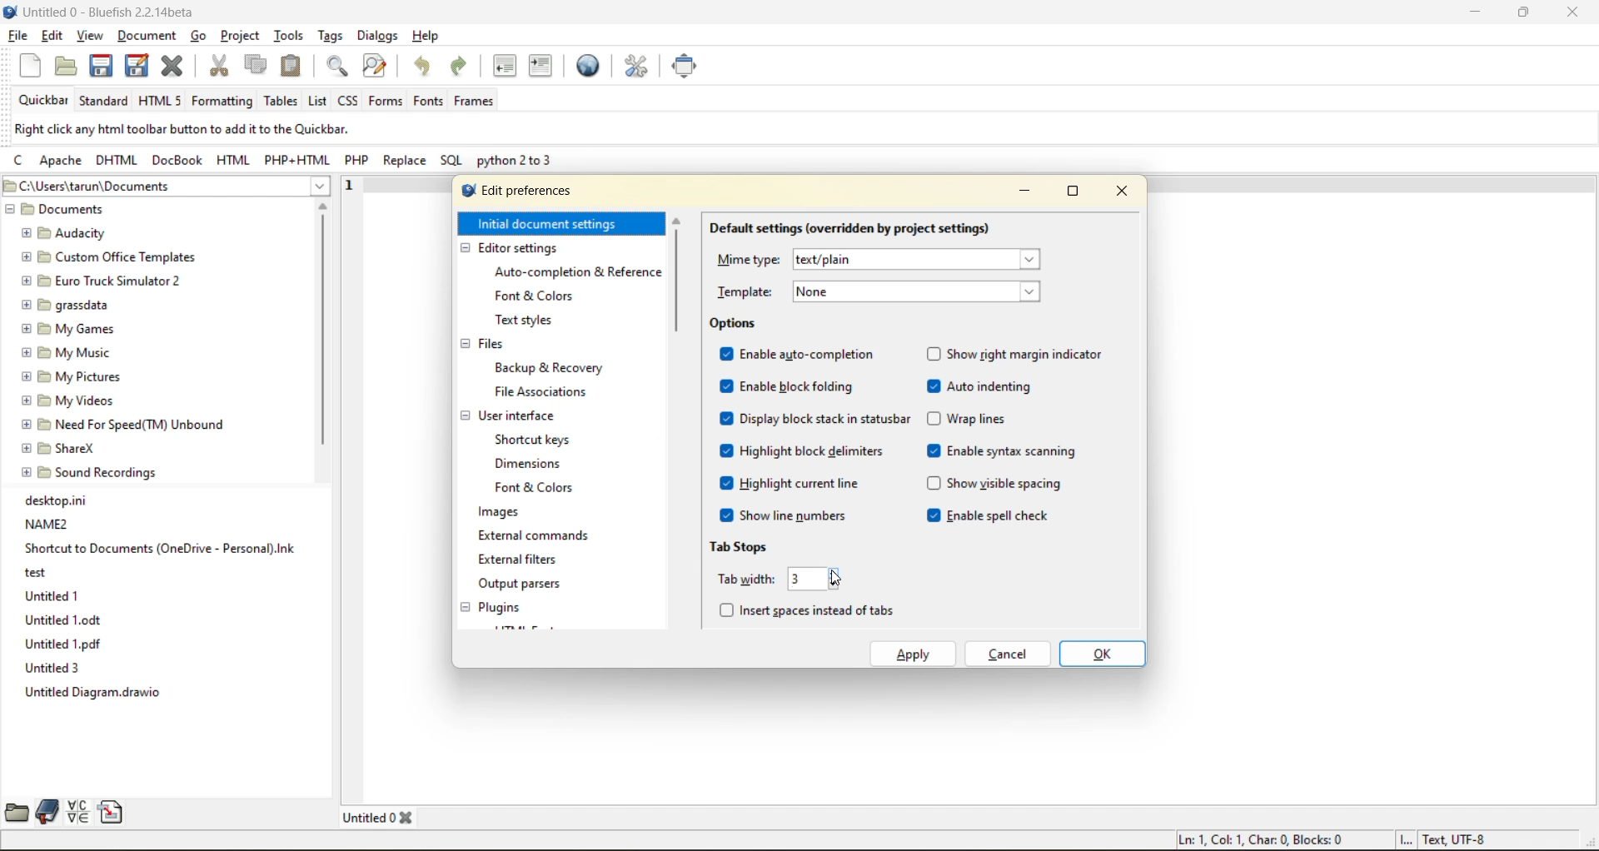 The image size is (1599, 851). What do you see at coordinates (111, 811) in the screenshot?
I see `snippets` at bounding box center [111, 811].